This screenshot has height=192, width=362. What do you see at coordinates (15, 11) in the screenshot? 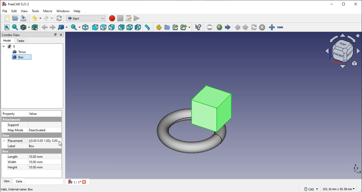
I see `edit` at bounding box center [15, 11].